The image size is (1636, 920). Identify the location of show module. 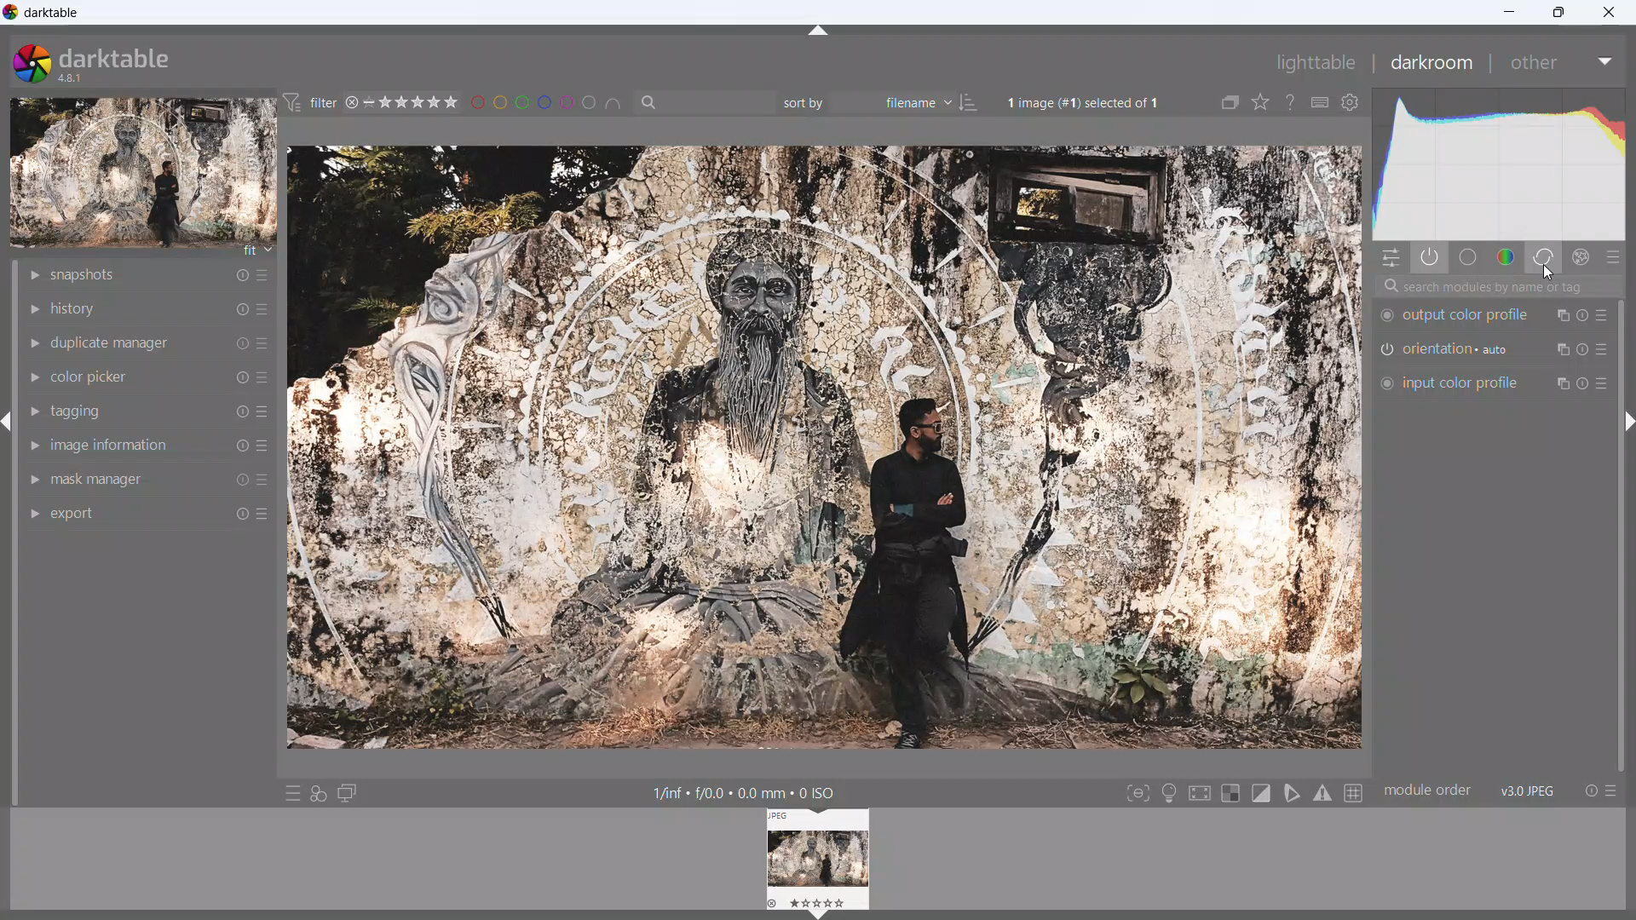
(35, 480).